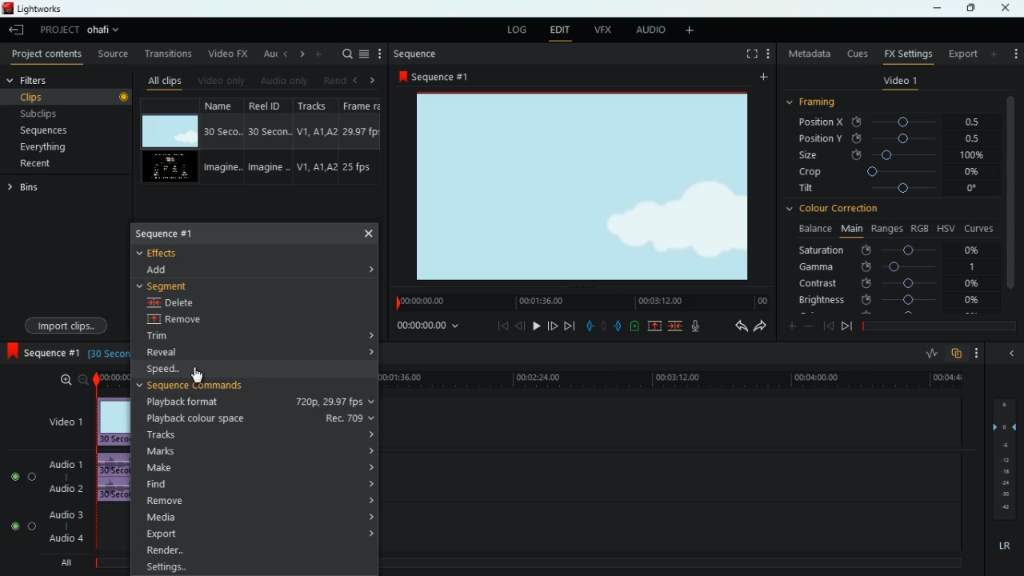  I want to click on audio, so click(110, 477).